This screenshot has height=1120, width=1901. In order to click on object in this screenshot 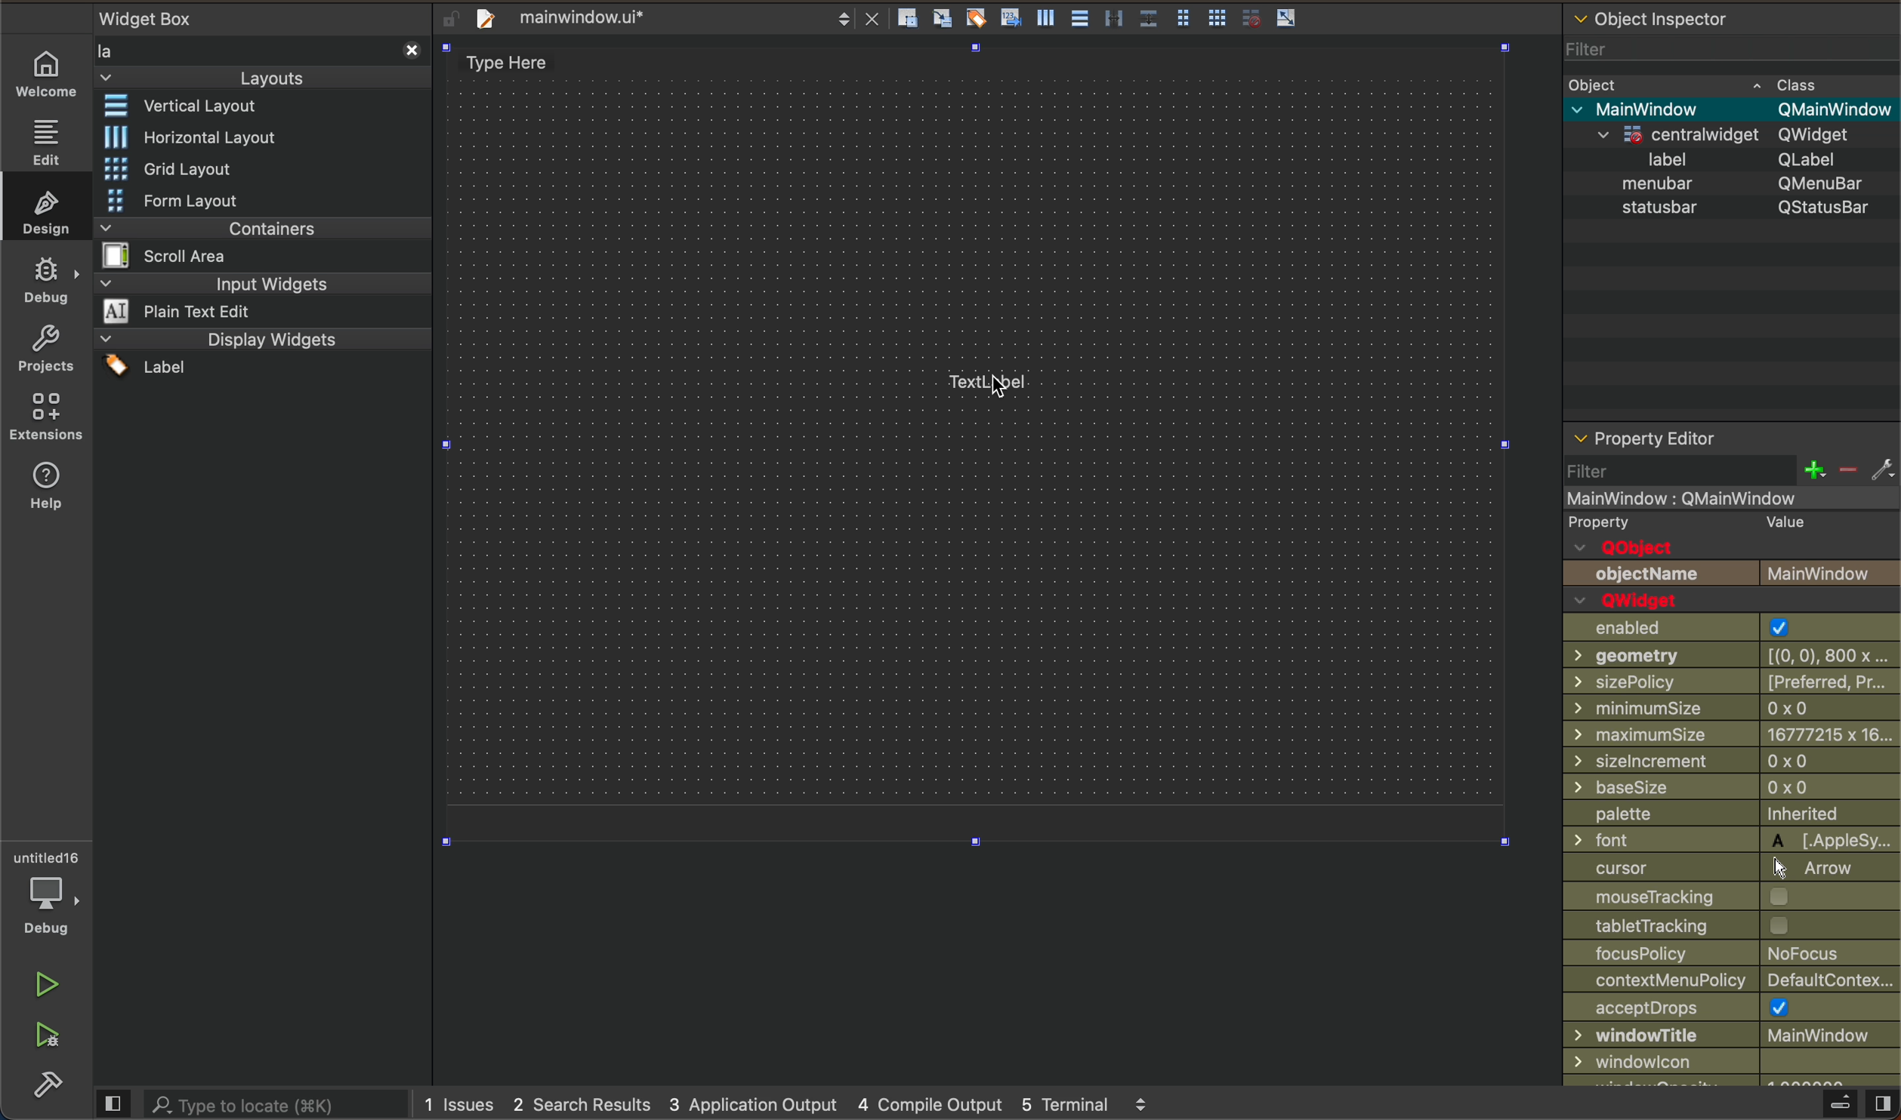, I will do `click(1699, 85)`.